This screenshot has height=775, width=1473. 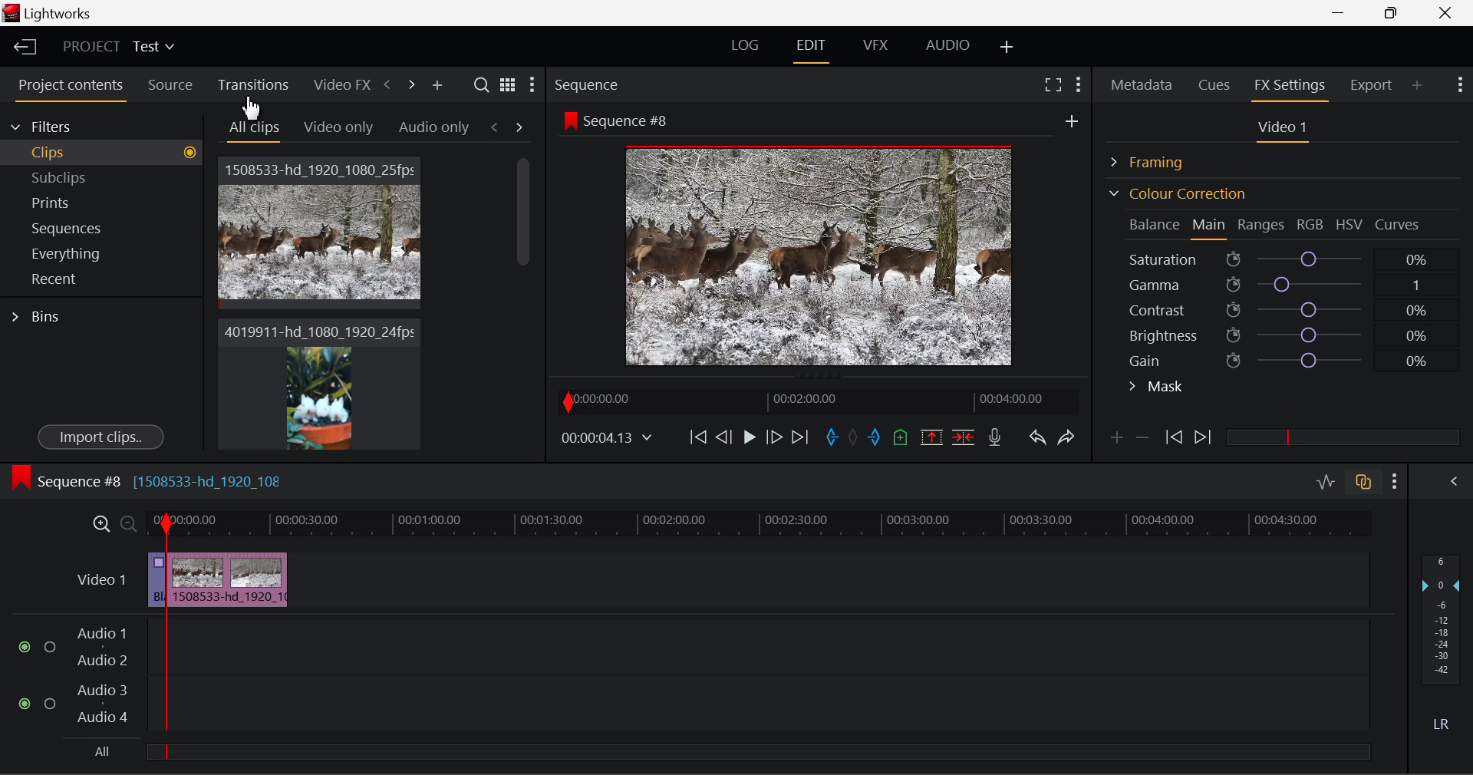 I want to click on Next Tab, so click(x=520, y=126).